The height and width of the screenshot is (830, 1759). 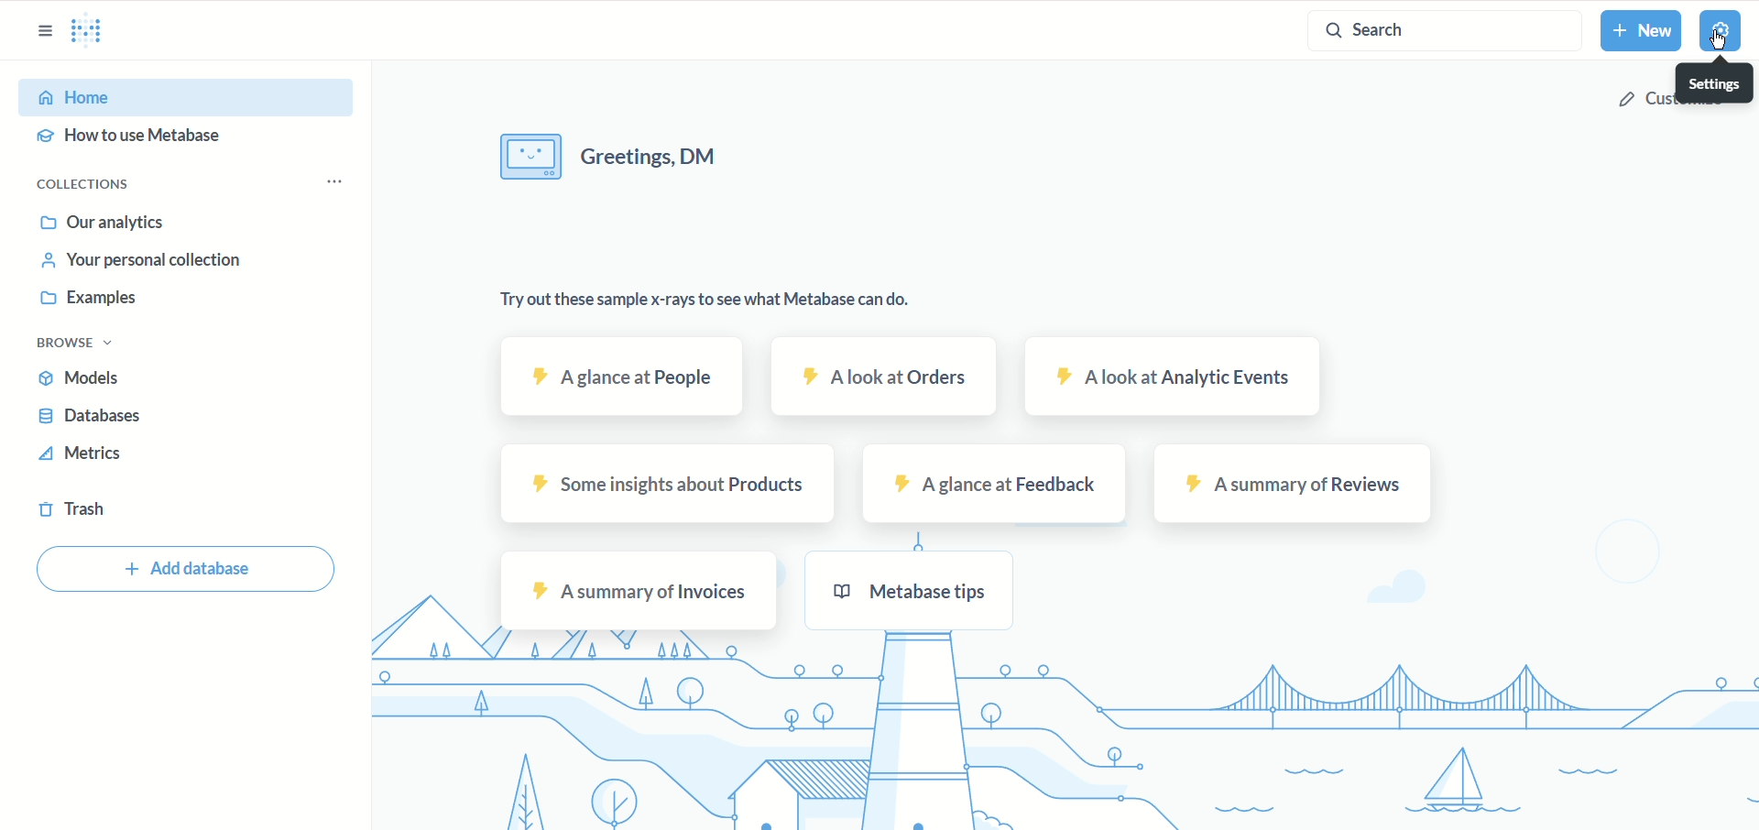 I want to click on a look at Orders, so click(x=884, y=377).